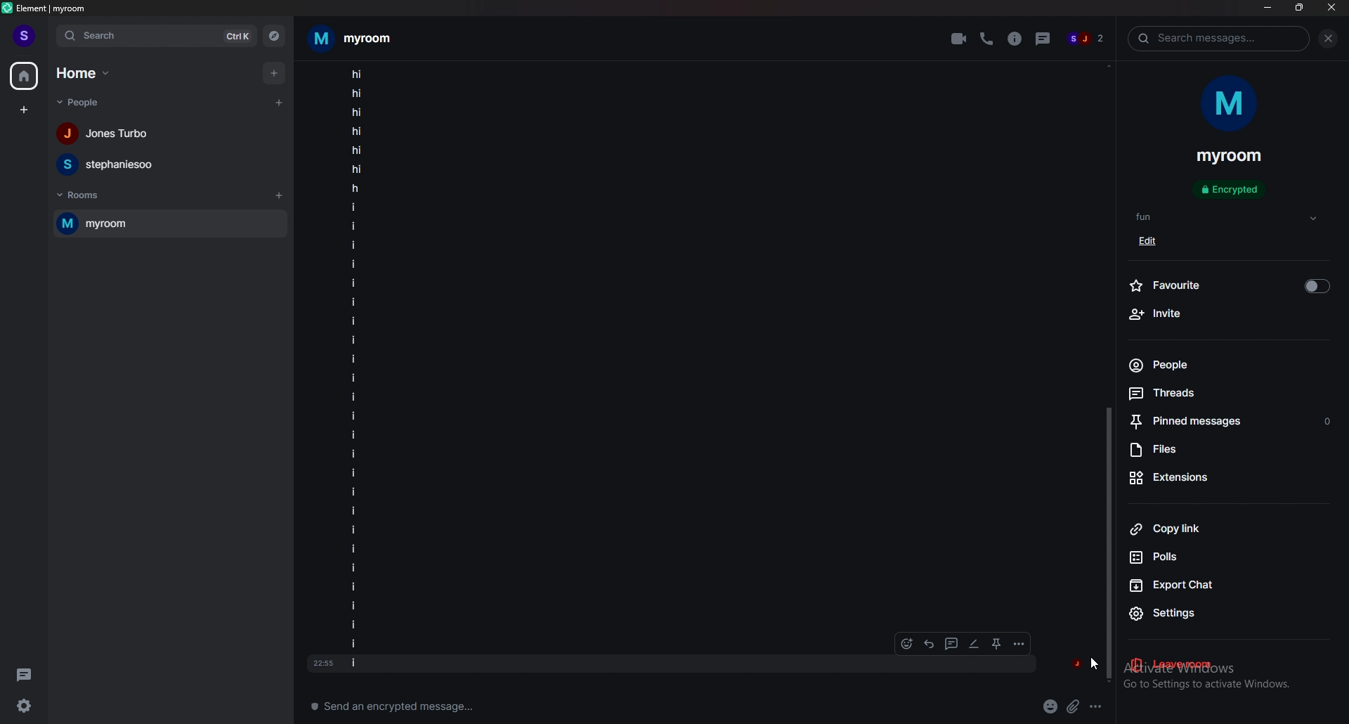 This screenshot has height=724, width=1349. Describe the element at coordinates (1208, 479) in the screenshot. I see `extensions` at that location.